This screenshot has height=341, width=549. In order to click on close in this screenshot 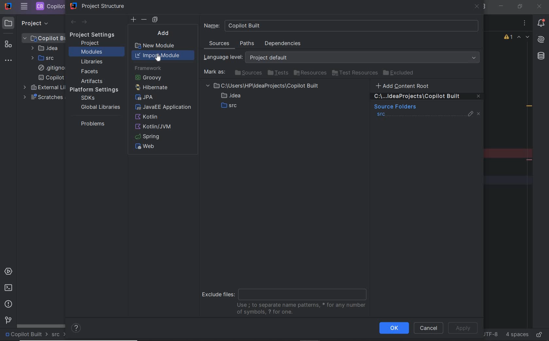, I will do `click(477, 7)`.